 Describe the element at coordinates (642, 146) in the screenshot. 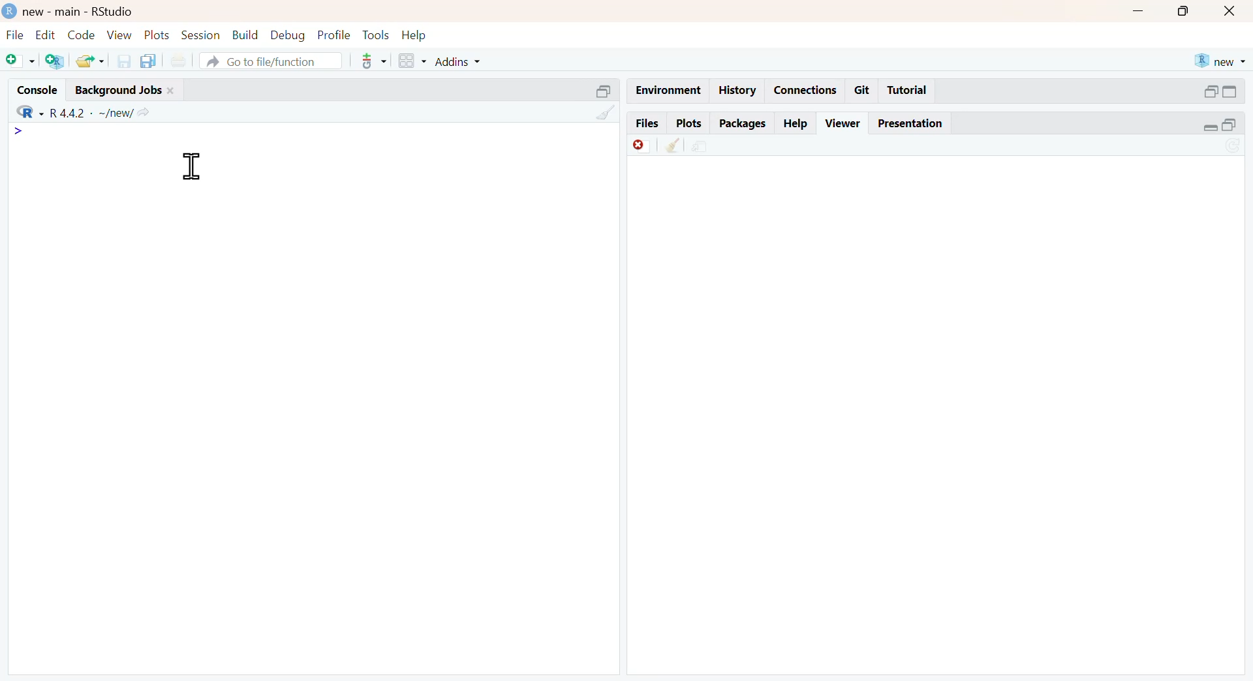

I see `discard` at that location.